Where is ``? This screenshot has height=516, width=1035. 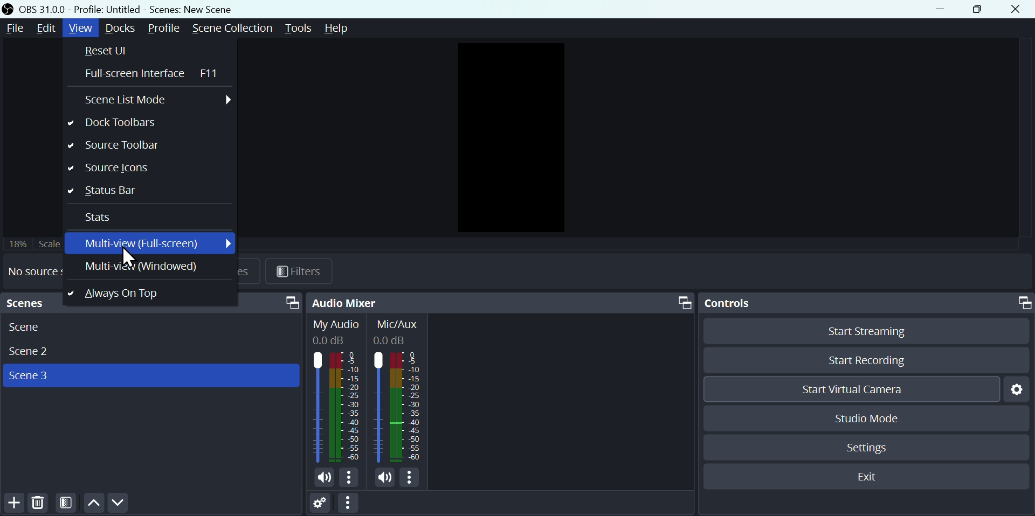  is located at coordinates (974, 9).